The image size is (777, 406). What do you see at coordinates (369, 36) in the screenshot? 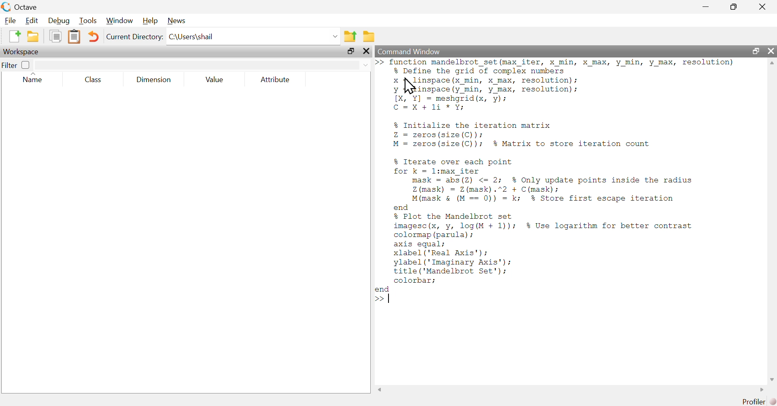
I see `Browse directories` at bounding box center [369, 36].